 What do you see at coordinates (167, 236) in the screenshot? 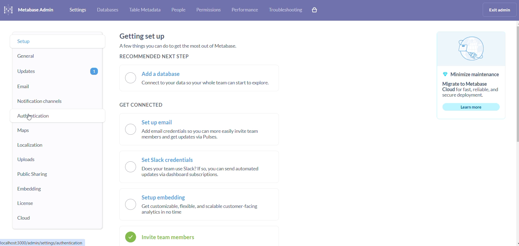
I see `invite checkbox` at bounding box center [167, 236].